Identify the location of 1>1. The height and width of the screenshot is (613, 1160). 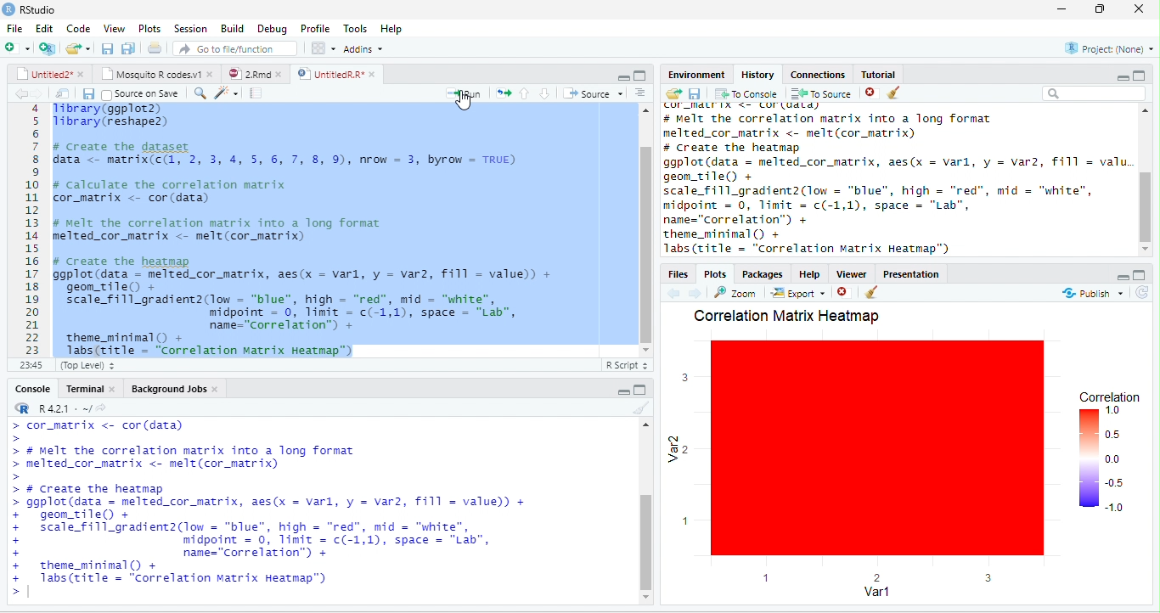
(30, 364).